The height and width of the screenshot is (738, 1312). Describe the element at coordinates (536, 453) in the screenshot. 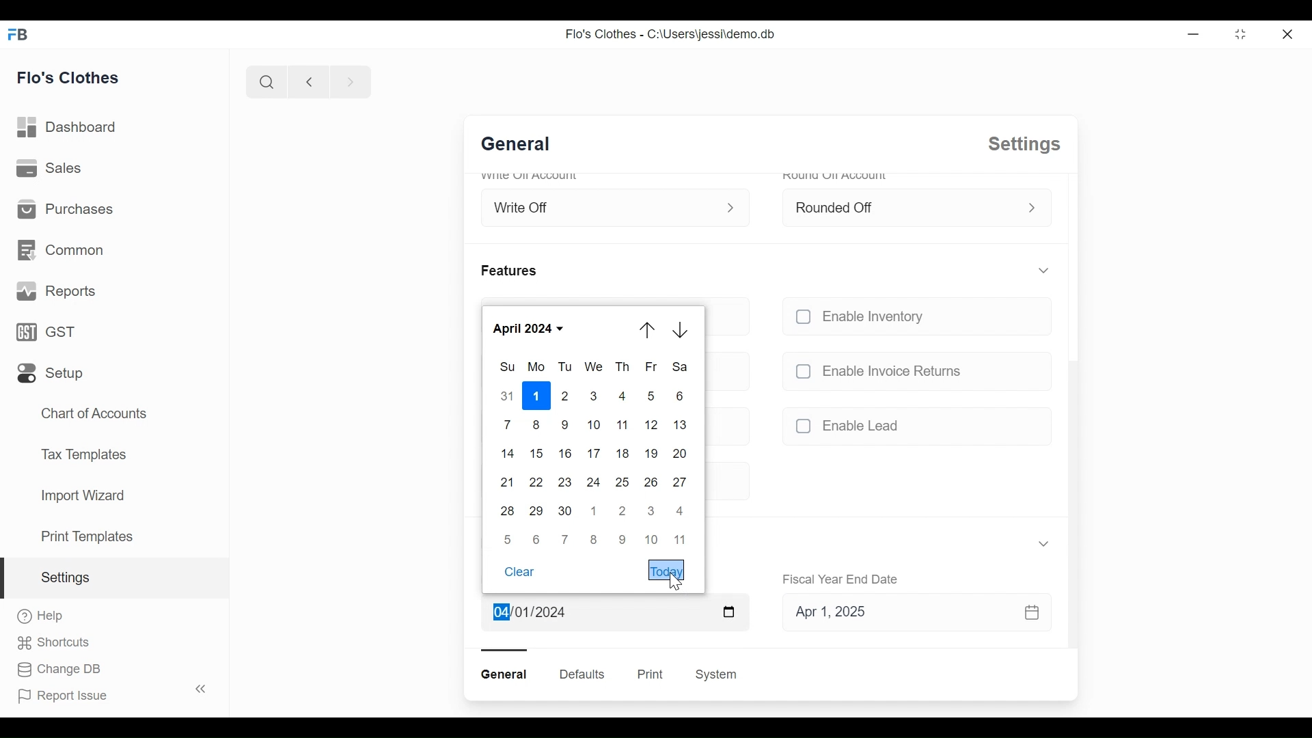

I see `15` at that location.